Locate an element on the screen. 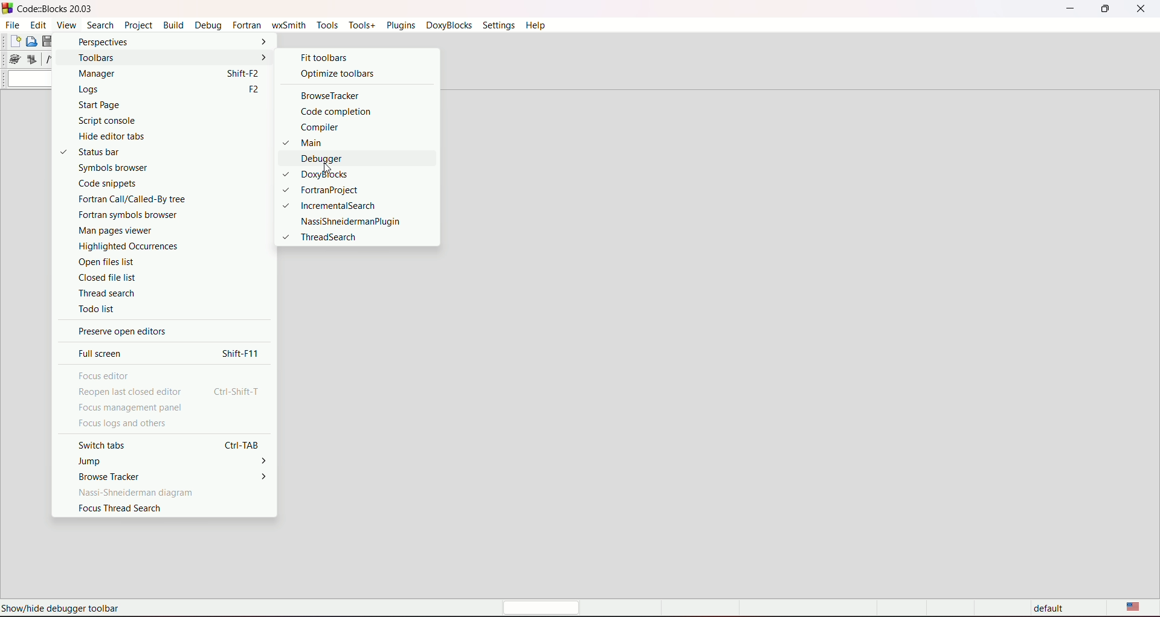 This screenshot has width=1160, height=617. plugins is located at coordinates (400, 25).